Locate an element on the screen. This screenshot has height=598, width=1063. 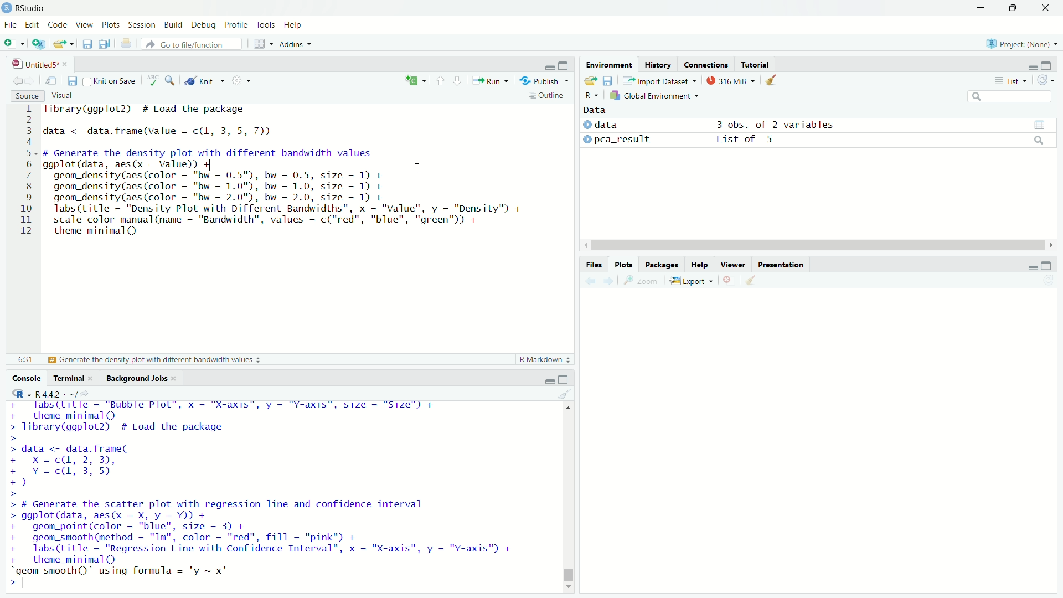
File is located at coordinates (10, 25).